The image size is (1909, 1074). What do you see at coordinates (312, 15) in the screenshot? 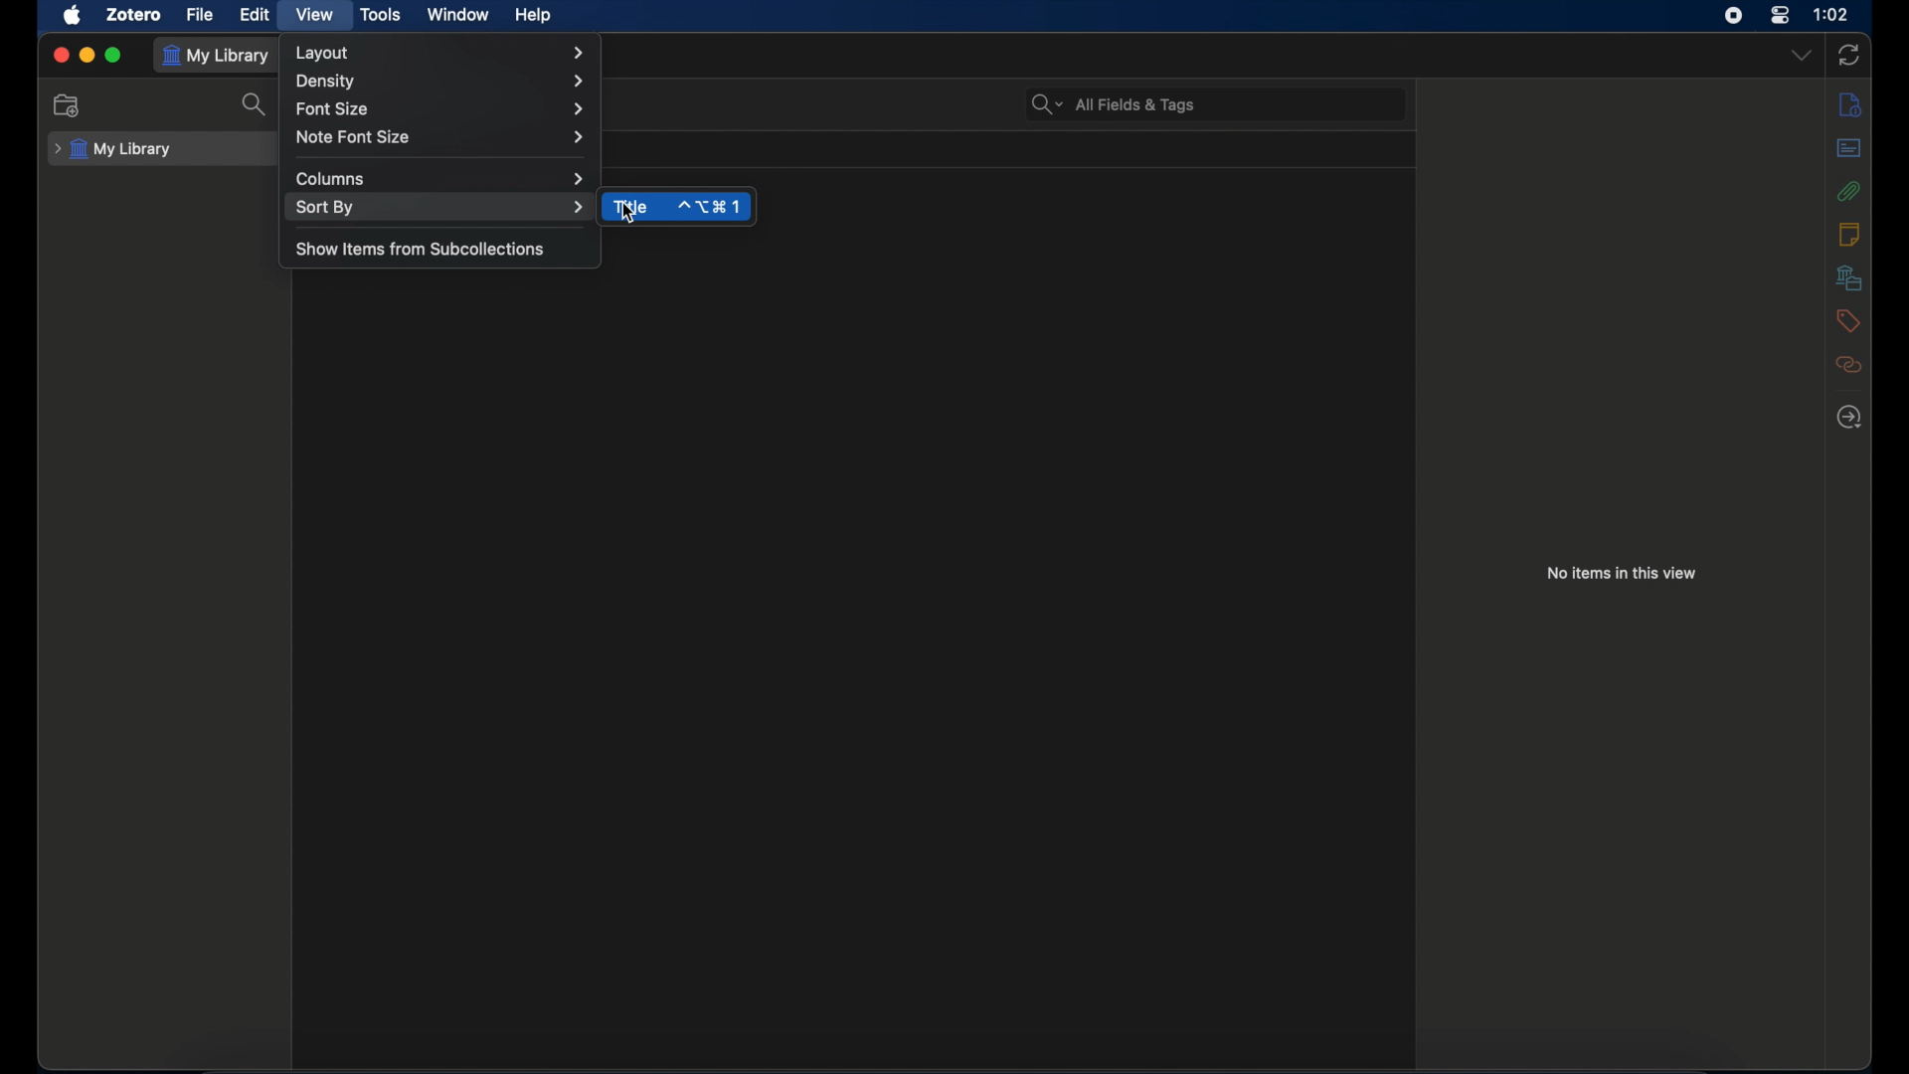
I see `view` at bounding box center [312, 15].